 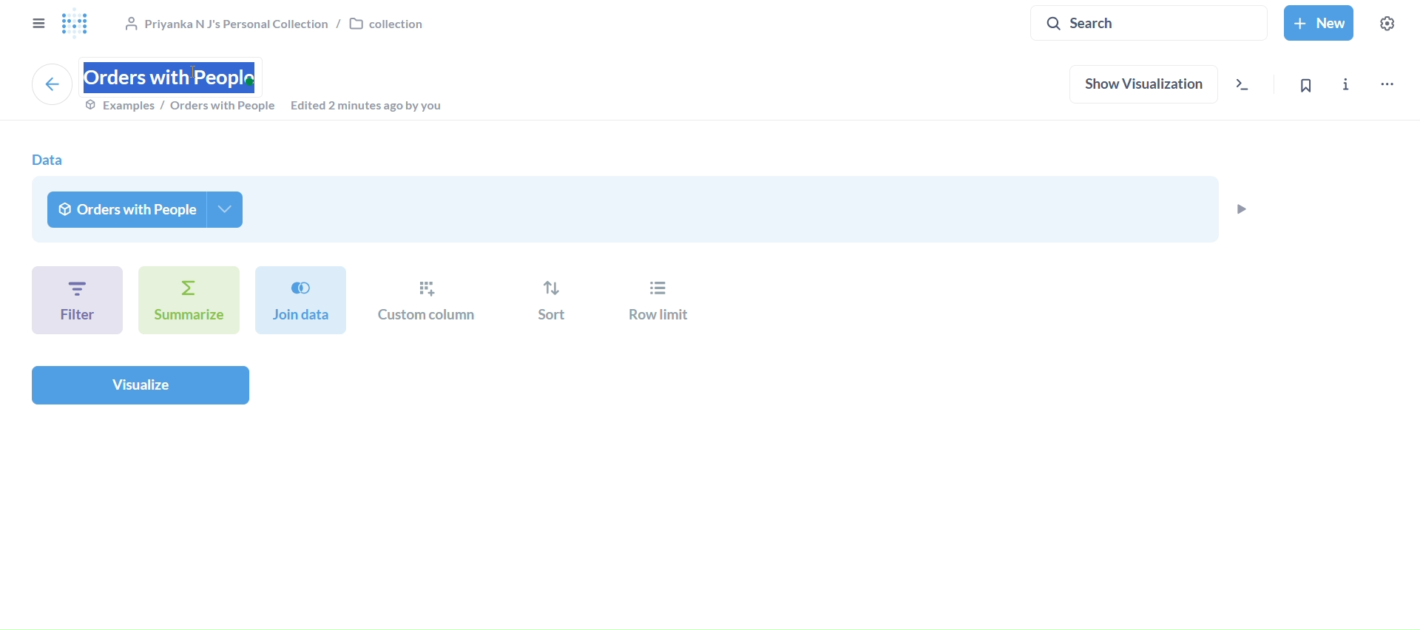 I want to click on examples/orders with prople , so click(x=179, y=107).